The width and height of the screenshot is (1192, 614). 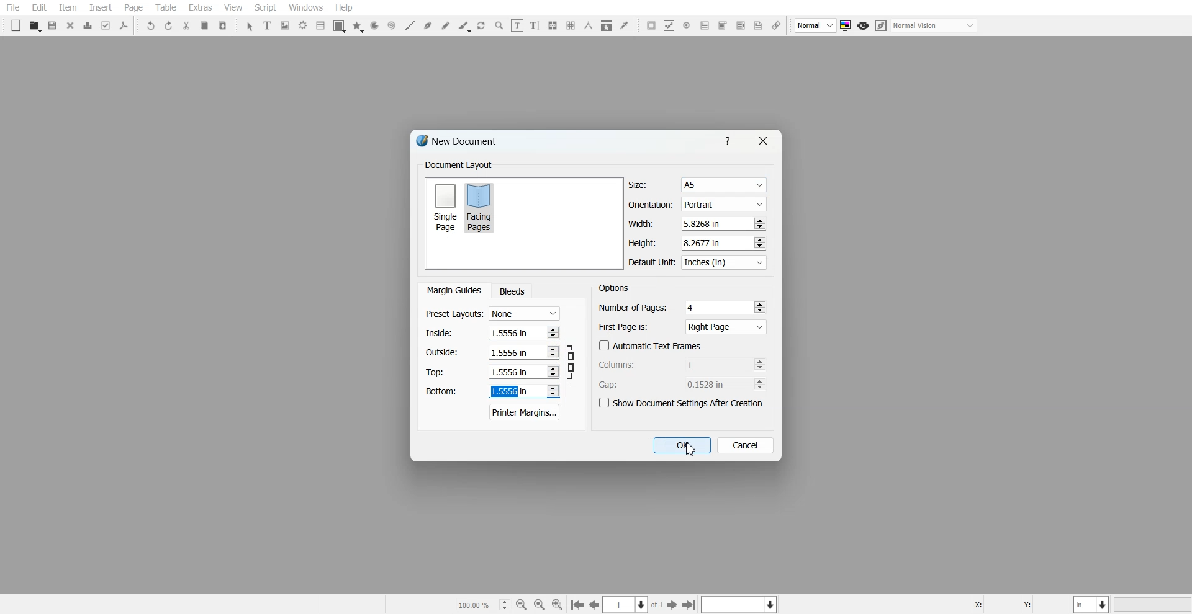 I want to click on Preview mode, so click(x=864, y=26).